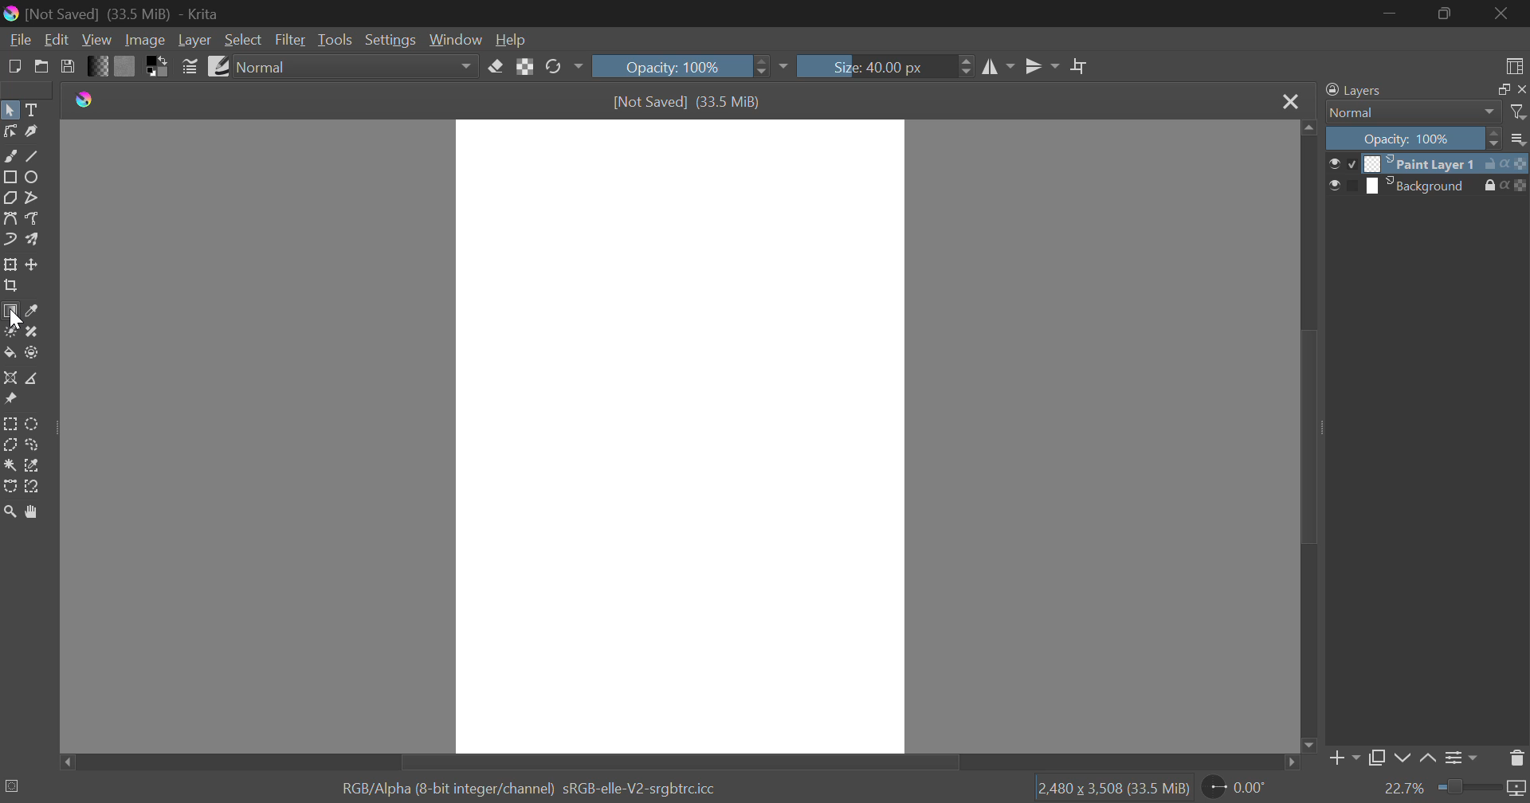 The width and height of the screenshot is (1530, 803). Describe the element at coordinates (292, 40) in the screenshot. I see `Filter` at that location.